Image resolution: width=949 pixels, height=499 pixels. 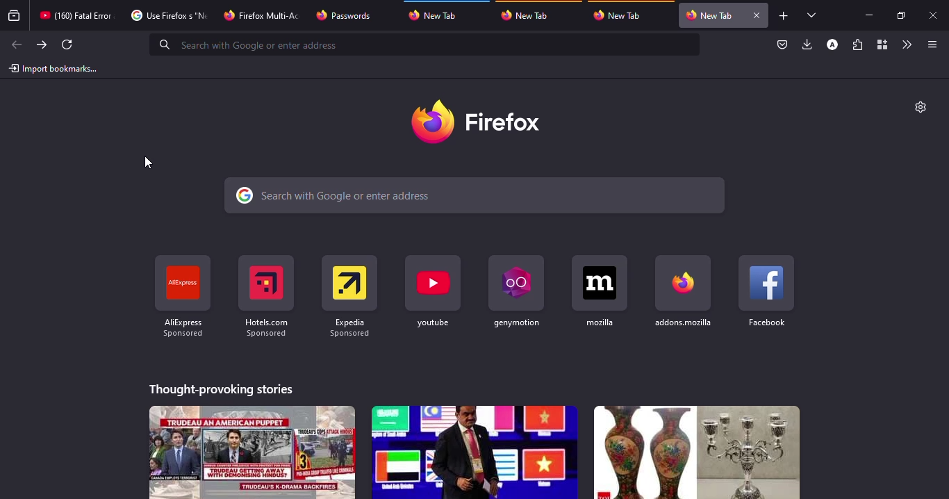 I want to click on containers, so click(x=880, y=44).